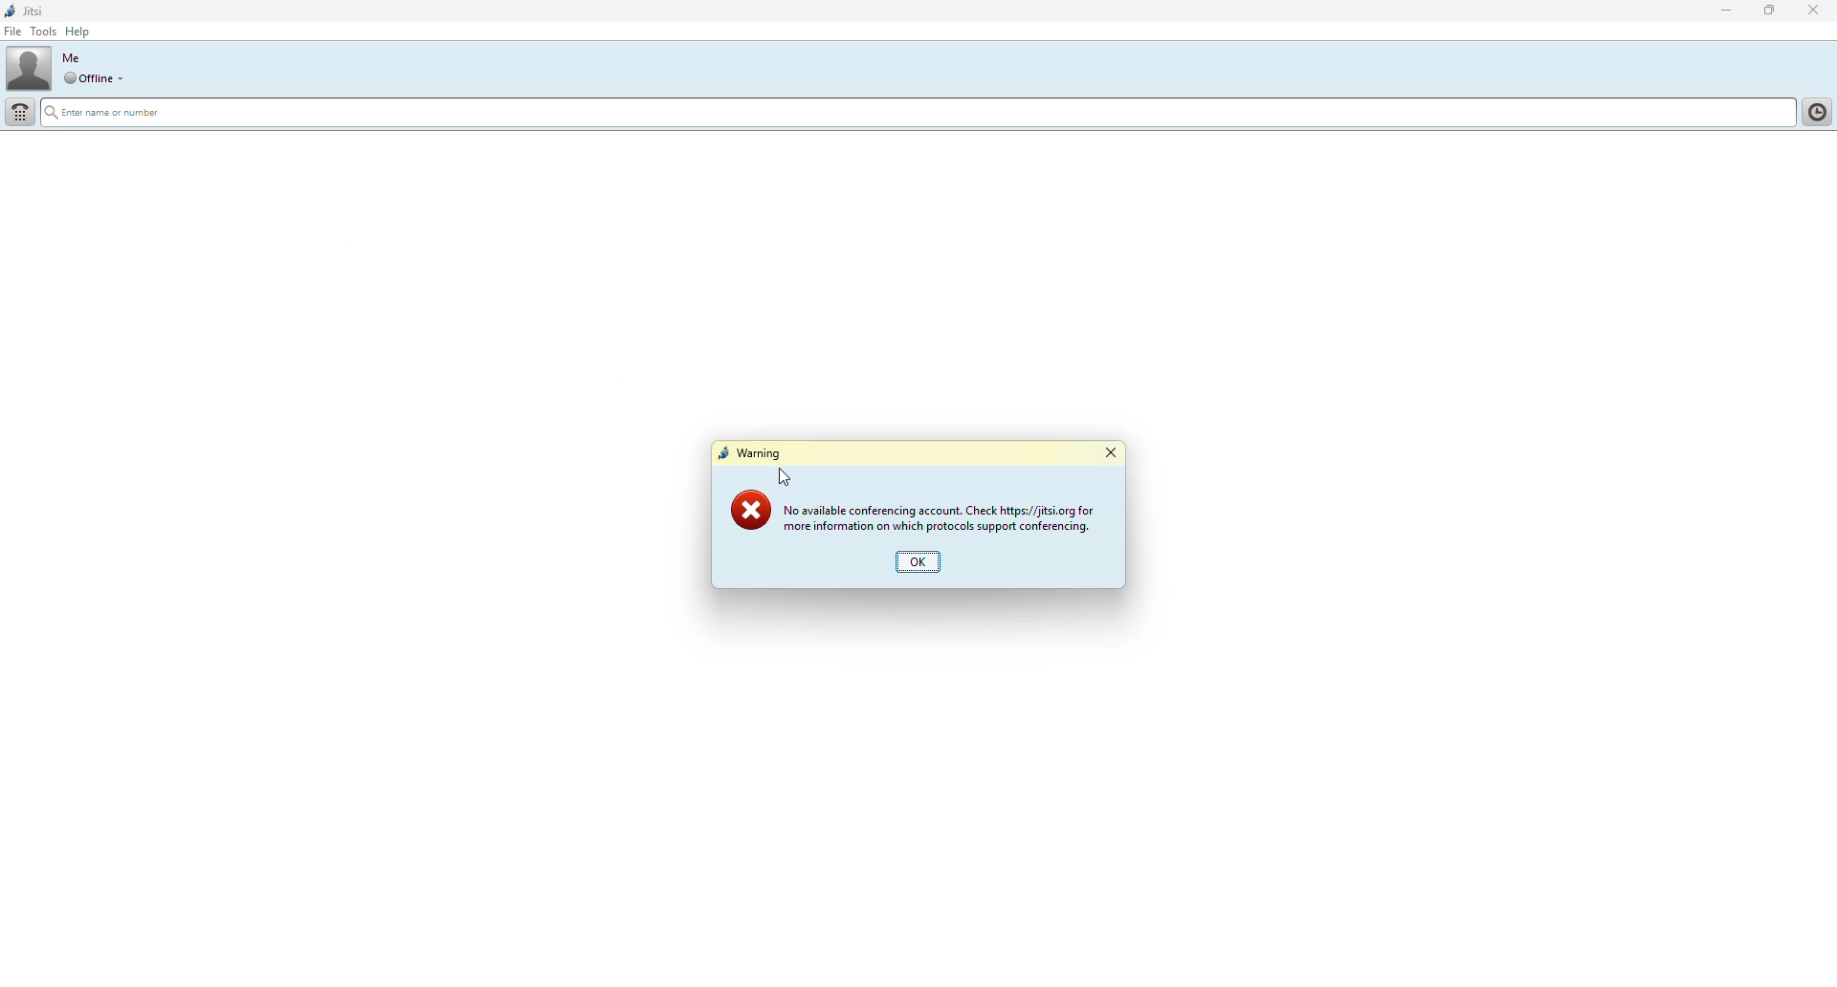 This screenshot has width=1837, height=987. What do you see at coordinates (122, 113) in the screenshot?
I see `Enter name or number` at bounding box center [122, 113].